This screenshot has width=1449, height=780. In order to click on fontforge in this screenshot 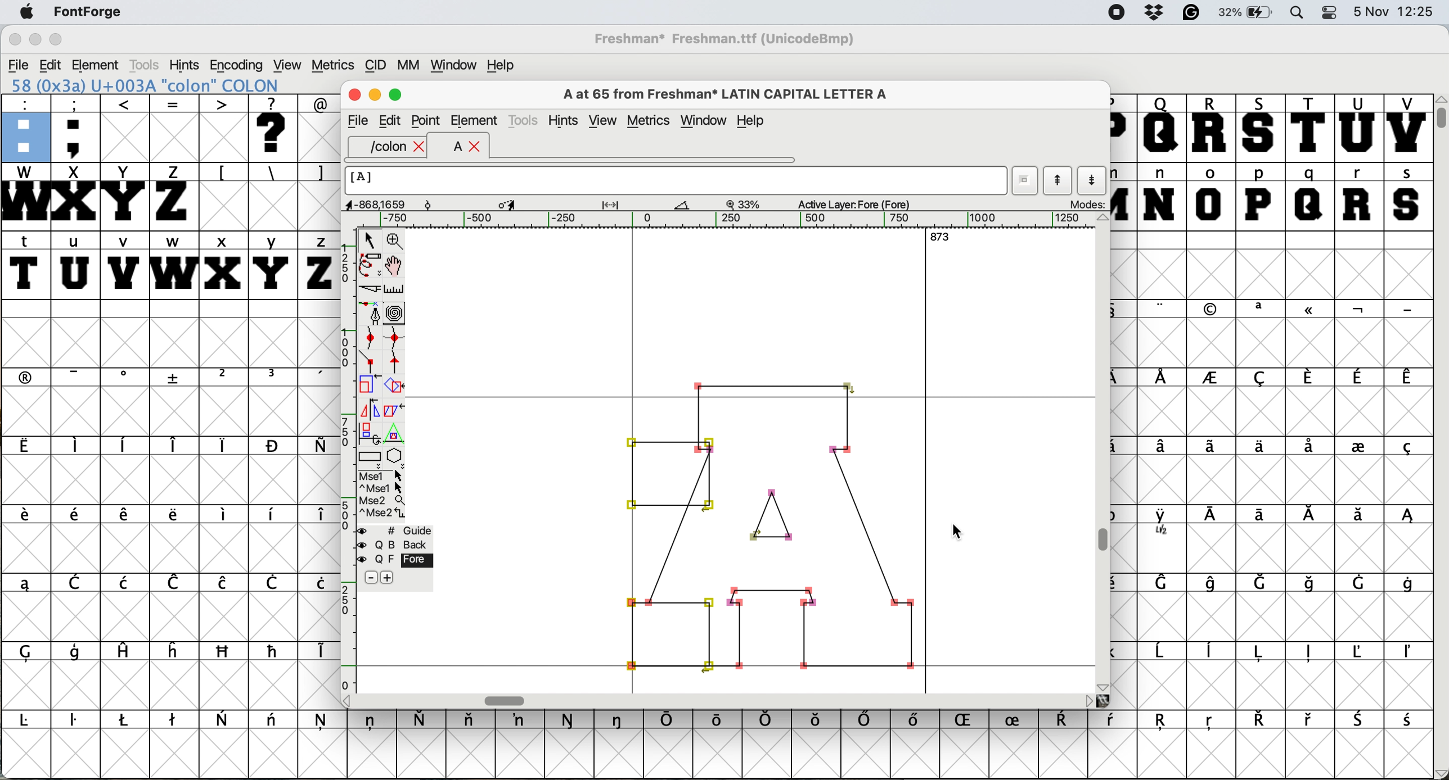, I will do `click(84, 13)`.